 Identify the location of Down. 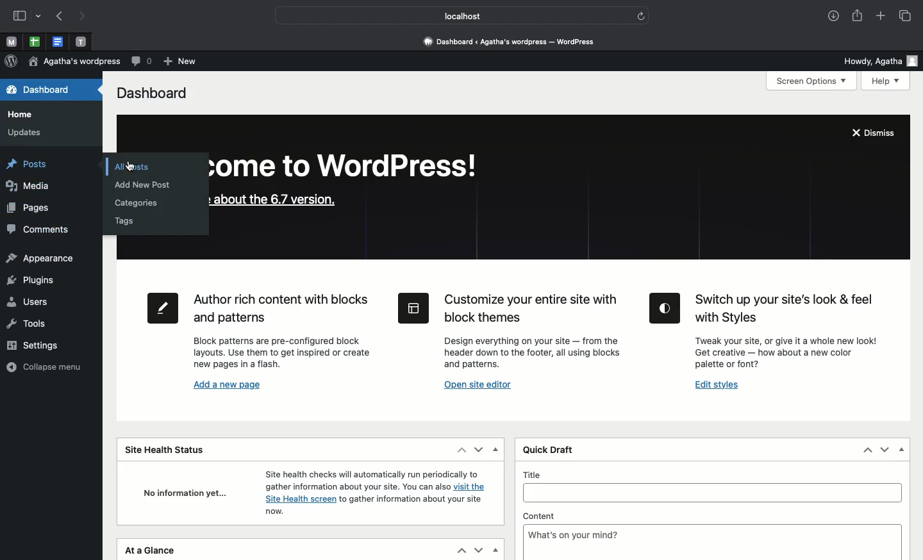
(479, 450).